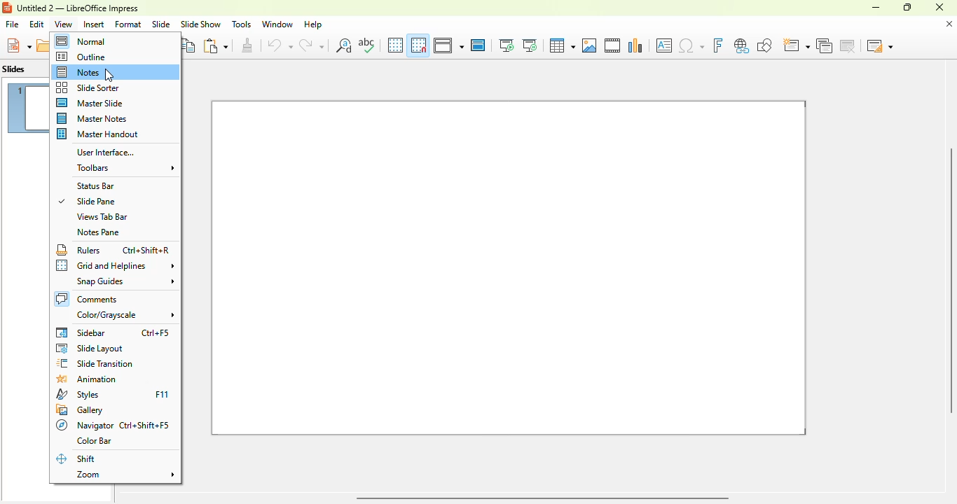 This screenshot has width=957, height=504. Describe the element at coordinates (125, 315) in the screenshot. I see `color/grayscale` at that location.